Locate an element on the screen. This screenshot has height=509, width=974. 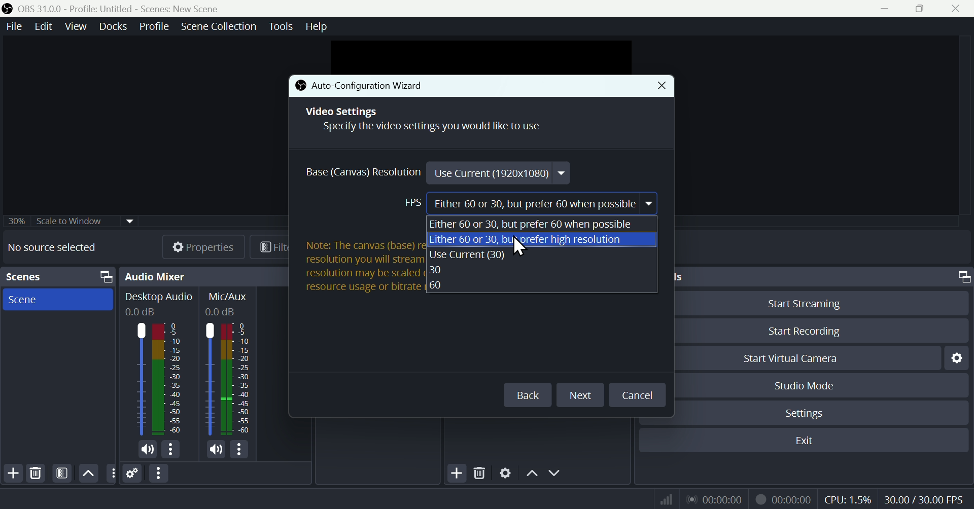
Auto-Configuration Wizard is located at coordinates (387, 86).